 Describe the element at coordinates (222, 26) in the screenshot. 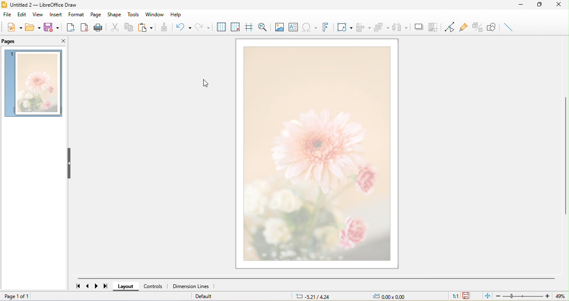

I see `display to grid` at that location.